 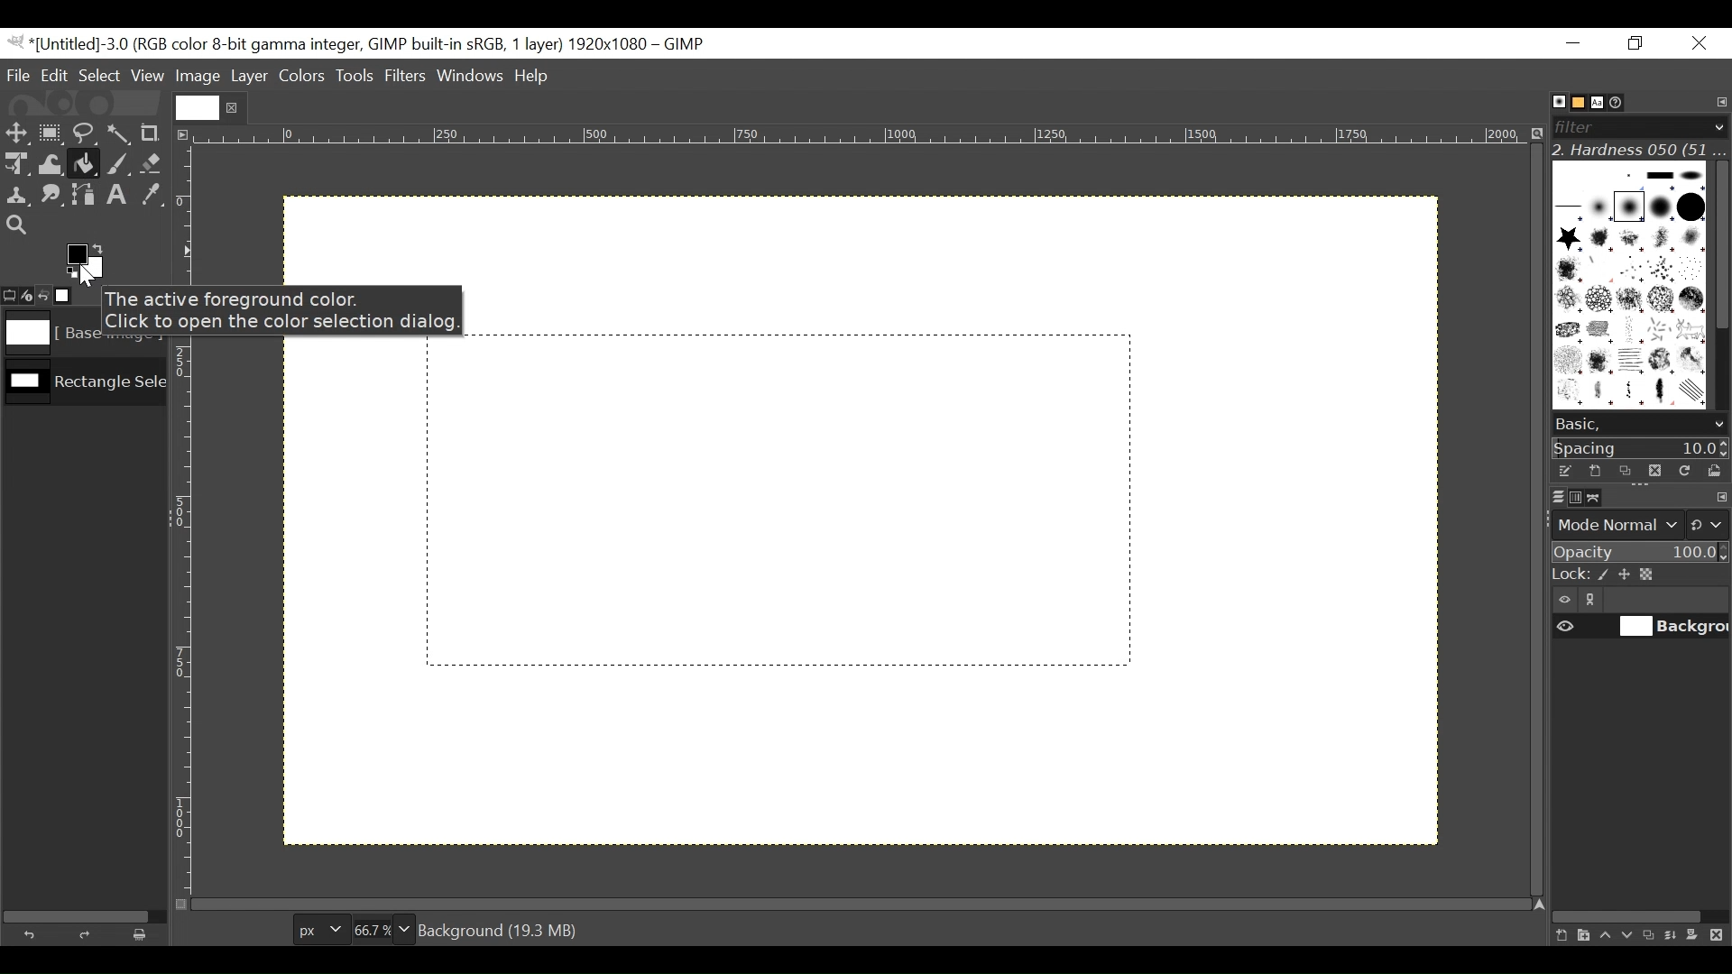 What do you see at coordinates (1625, 471) in the screenshot?
I see `Duplicate brush` at bounding box center [1625, 471].